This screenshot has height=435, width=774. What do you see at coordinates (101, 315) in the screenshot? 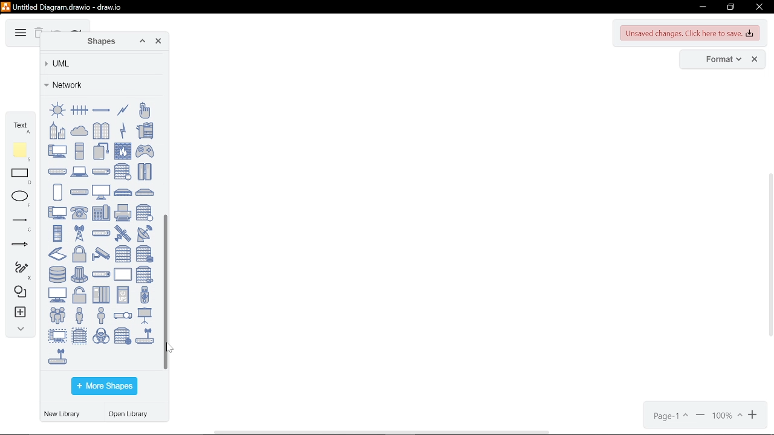
I see `user male` at bounding box center [101, 315].